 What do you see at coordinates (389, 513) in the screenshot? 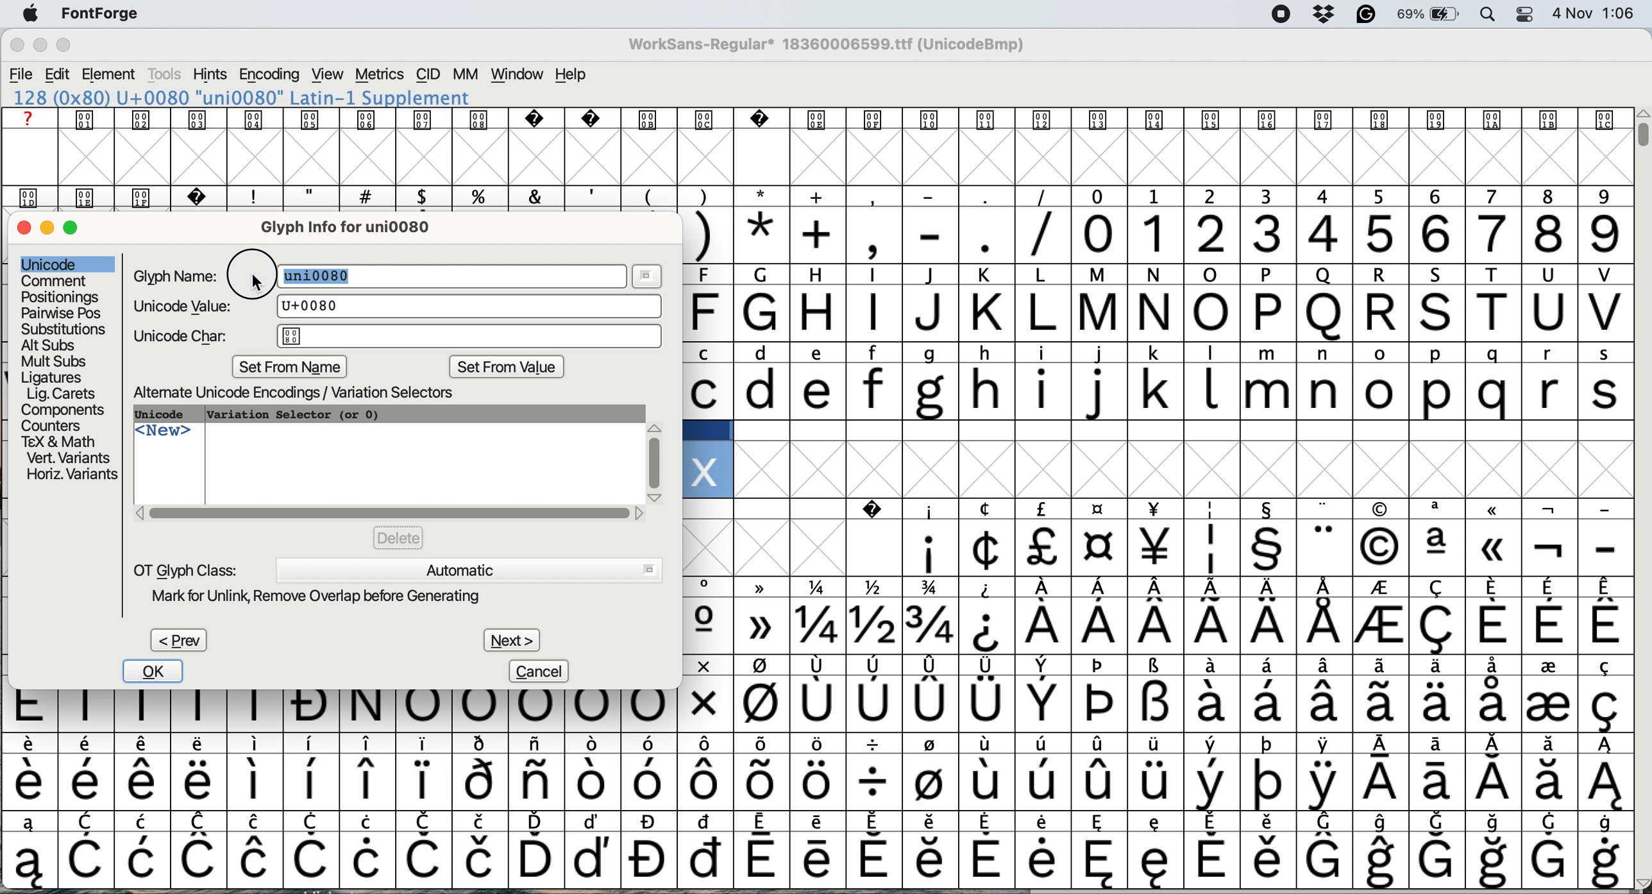
I see `horizontal scroll bar` at bounding box center [389, 513].